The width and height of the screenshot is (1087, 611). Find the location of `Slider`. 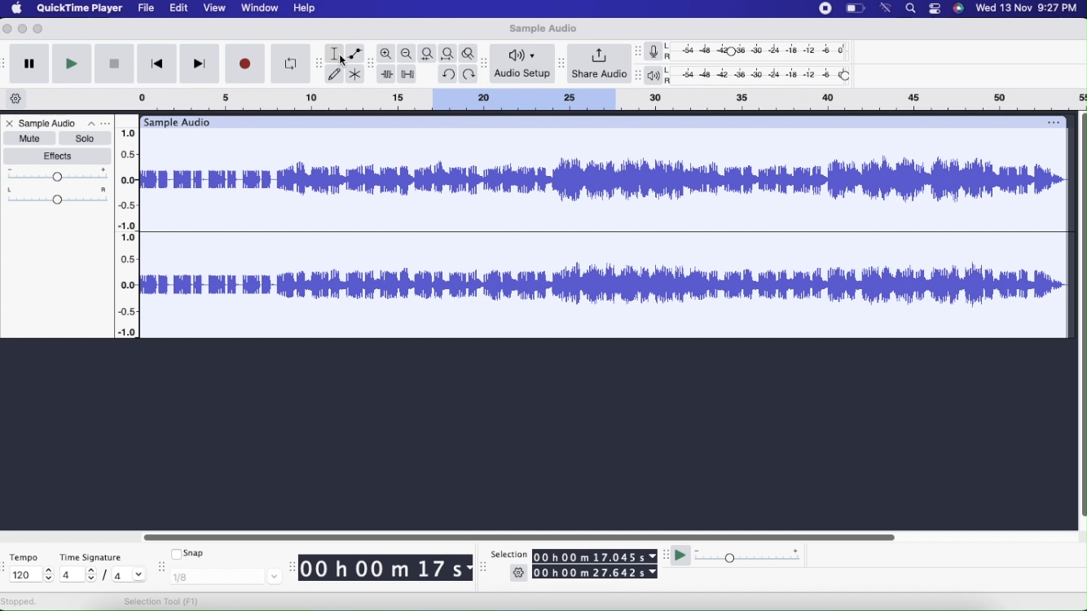

Slider is located at coordinates (131, 227).